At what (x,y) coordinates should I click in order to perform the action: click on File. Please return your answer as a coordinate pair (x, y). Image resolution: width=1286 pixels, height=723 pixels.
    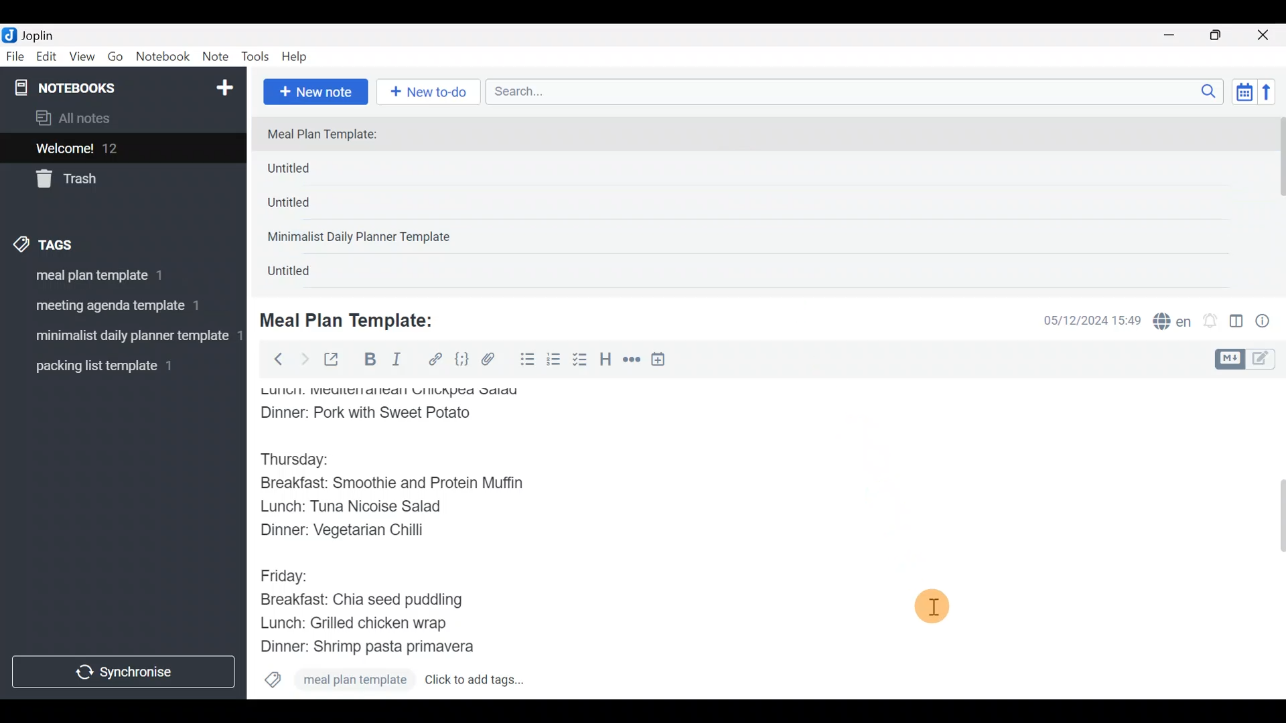
    Looking at the image, I should click on (16, 57).